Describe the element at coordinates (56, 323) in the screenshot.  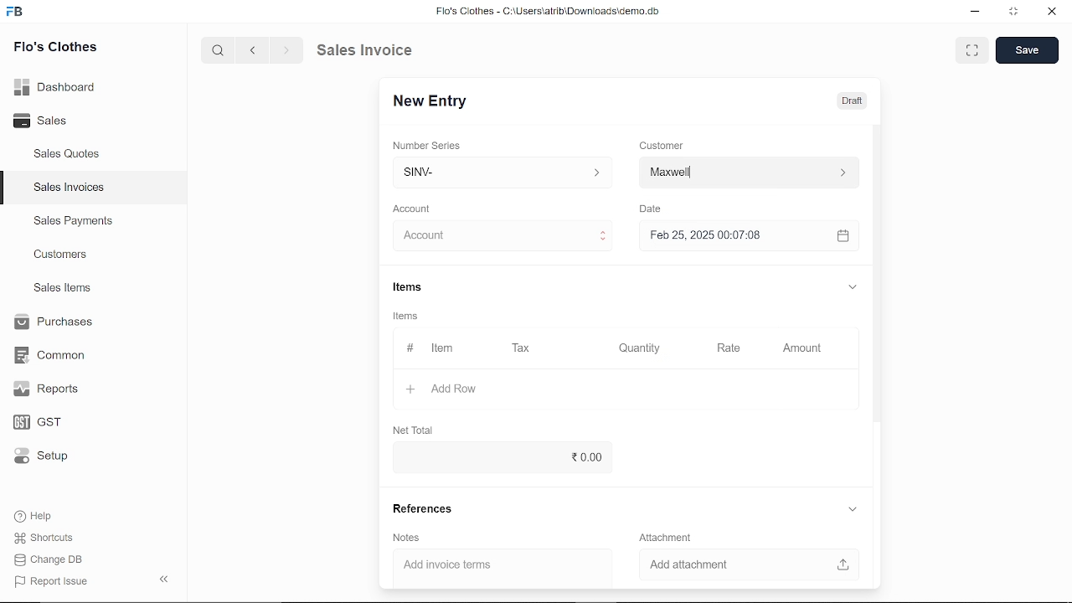
I see `Purchases` at that location.